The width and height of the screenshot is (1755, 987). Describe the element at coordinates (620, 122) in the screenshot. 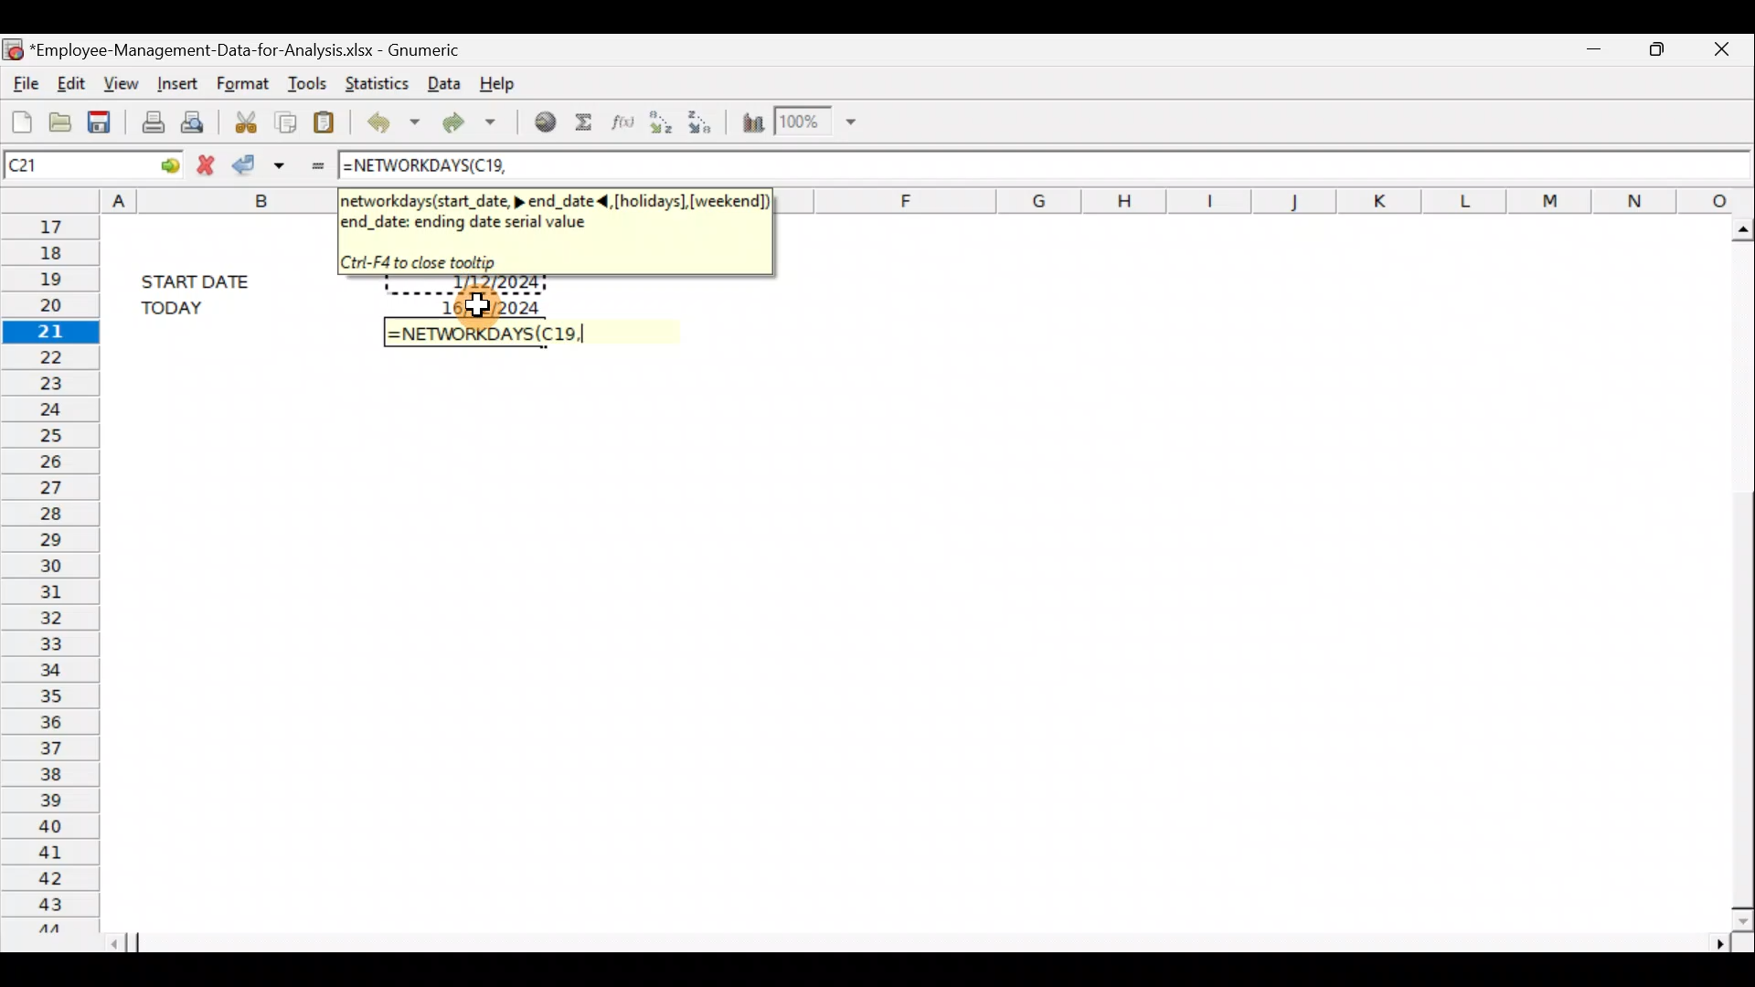

I see `Edit a function in the current cell` at that location.